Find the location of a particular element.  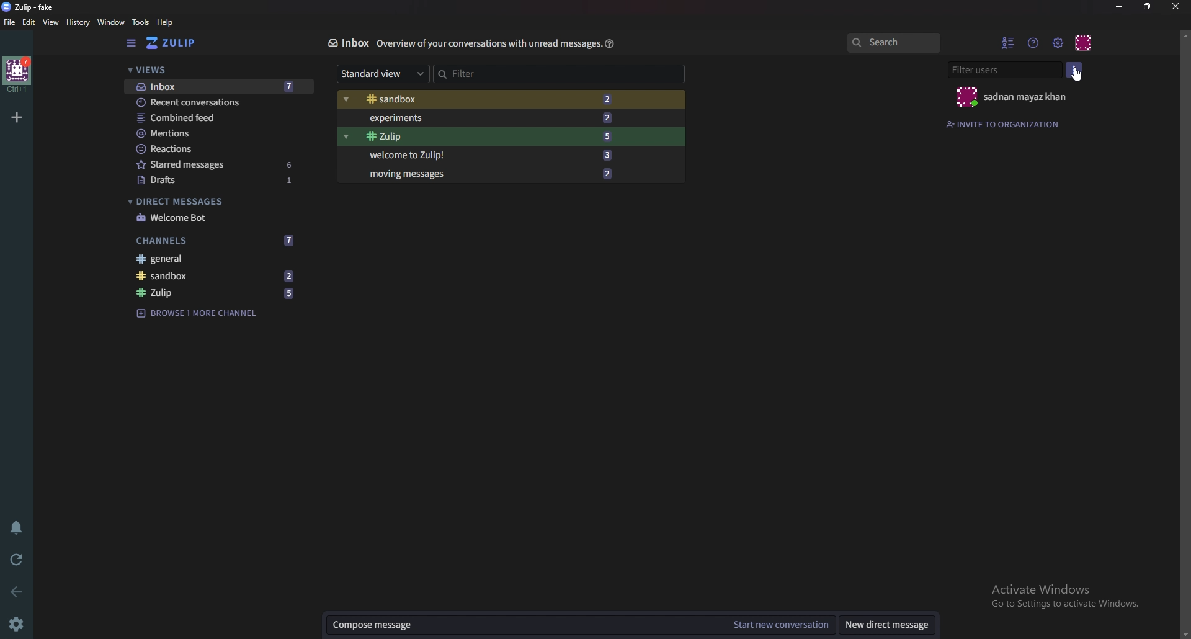

sandbox is located at coordinates (220, 275).